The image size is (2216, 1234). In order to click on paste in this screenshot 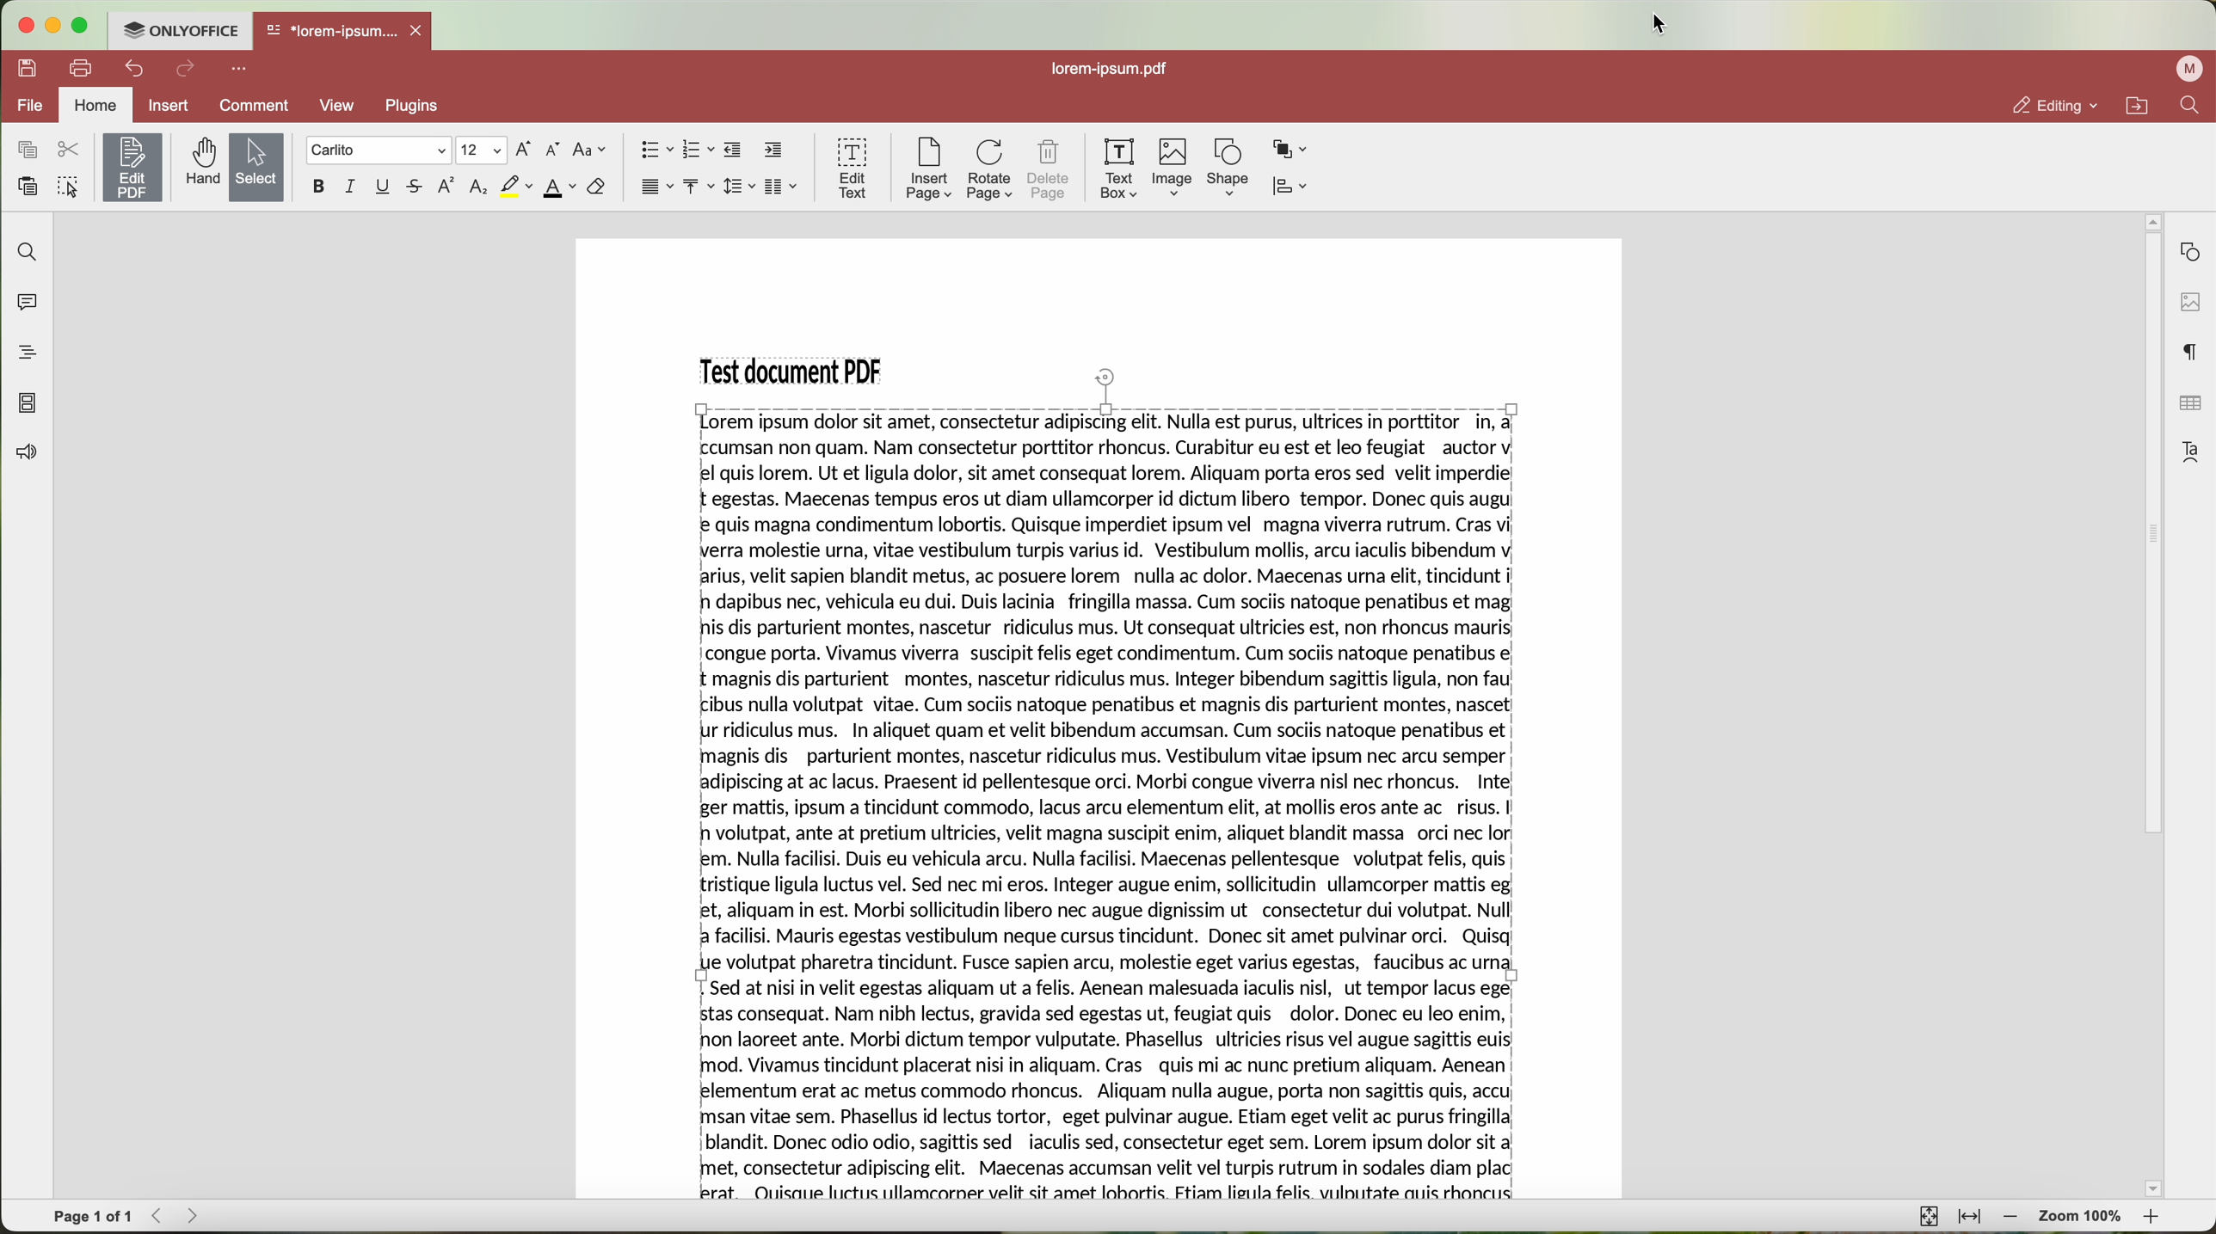, I will do `click(29, 186)`.